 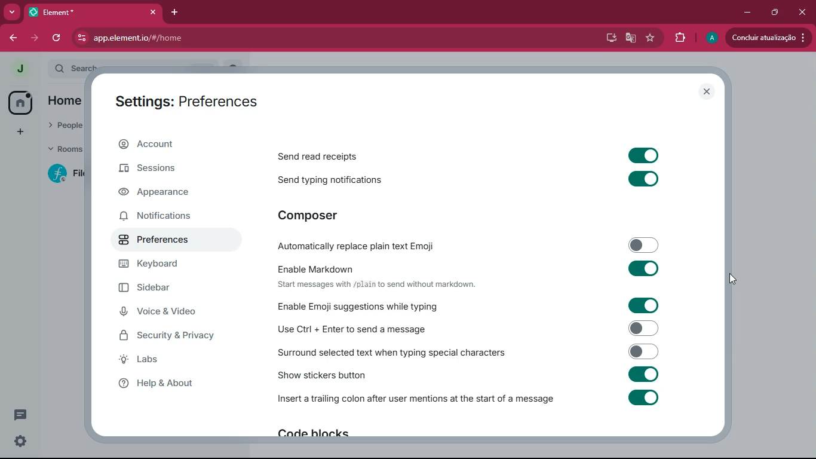 I want to click on refresh, so click(x=57, y=38).